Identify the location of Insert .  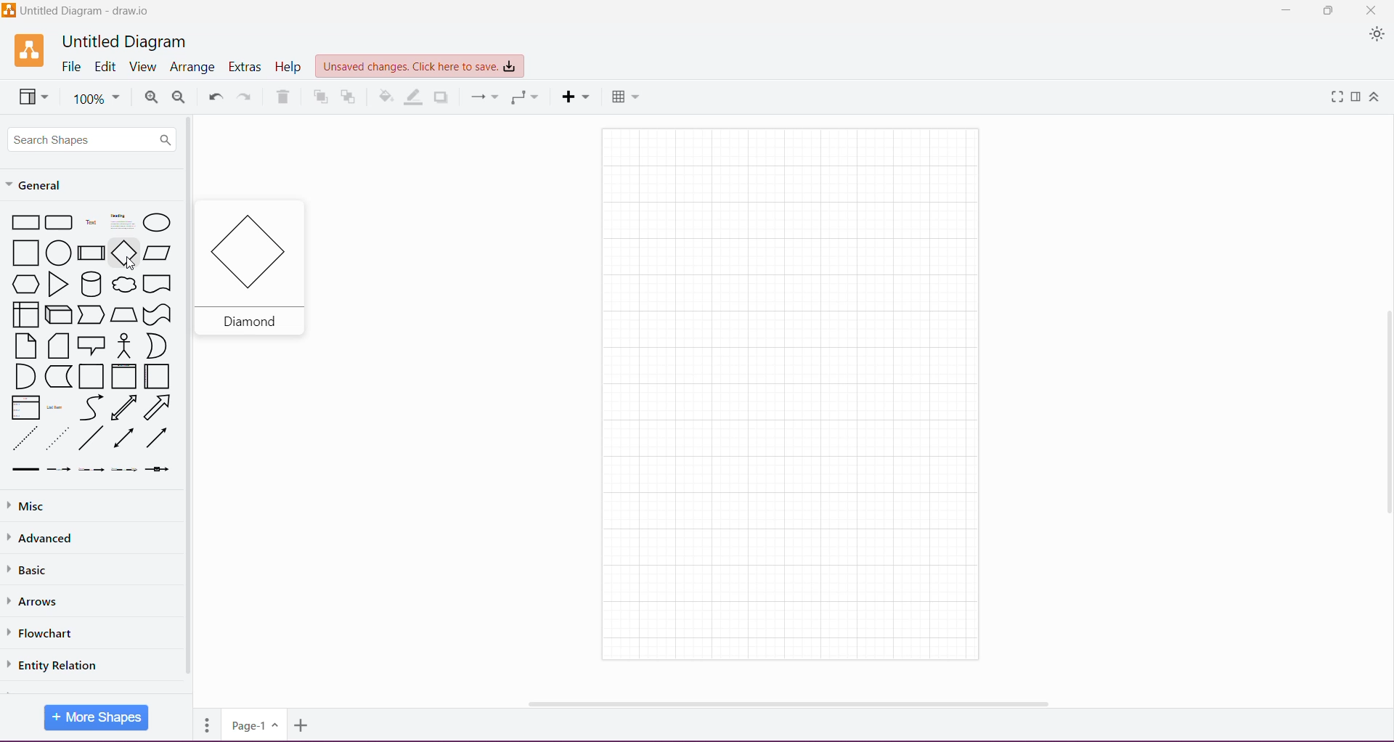
(575, 97).